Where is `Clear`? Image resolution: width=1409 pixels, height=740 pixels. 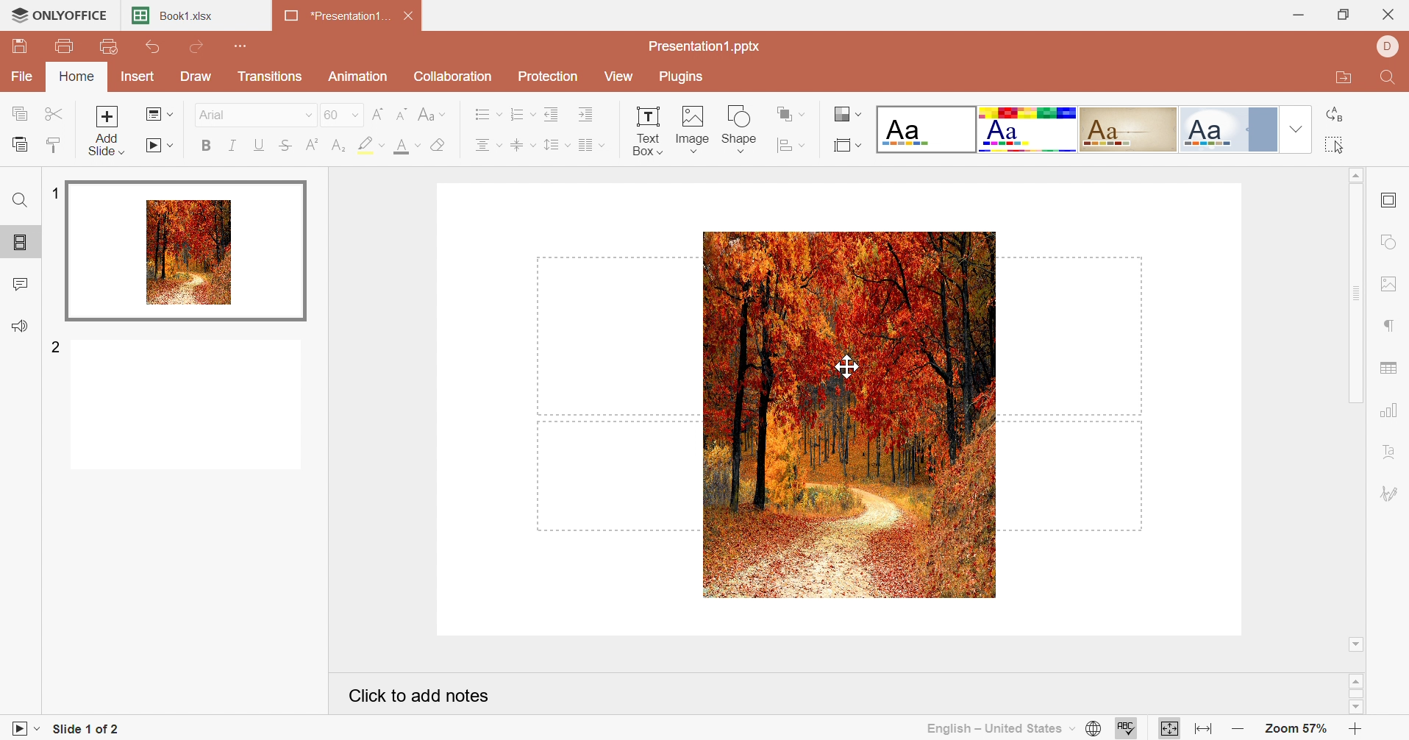 Clear is located at coordinates (440, 147).